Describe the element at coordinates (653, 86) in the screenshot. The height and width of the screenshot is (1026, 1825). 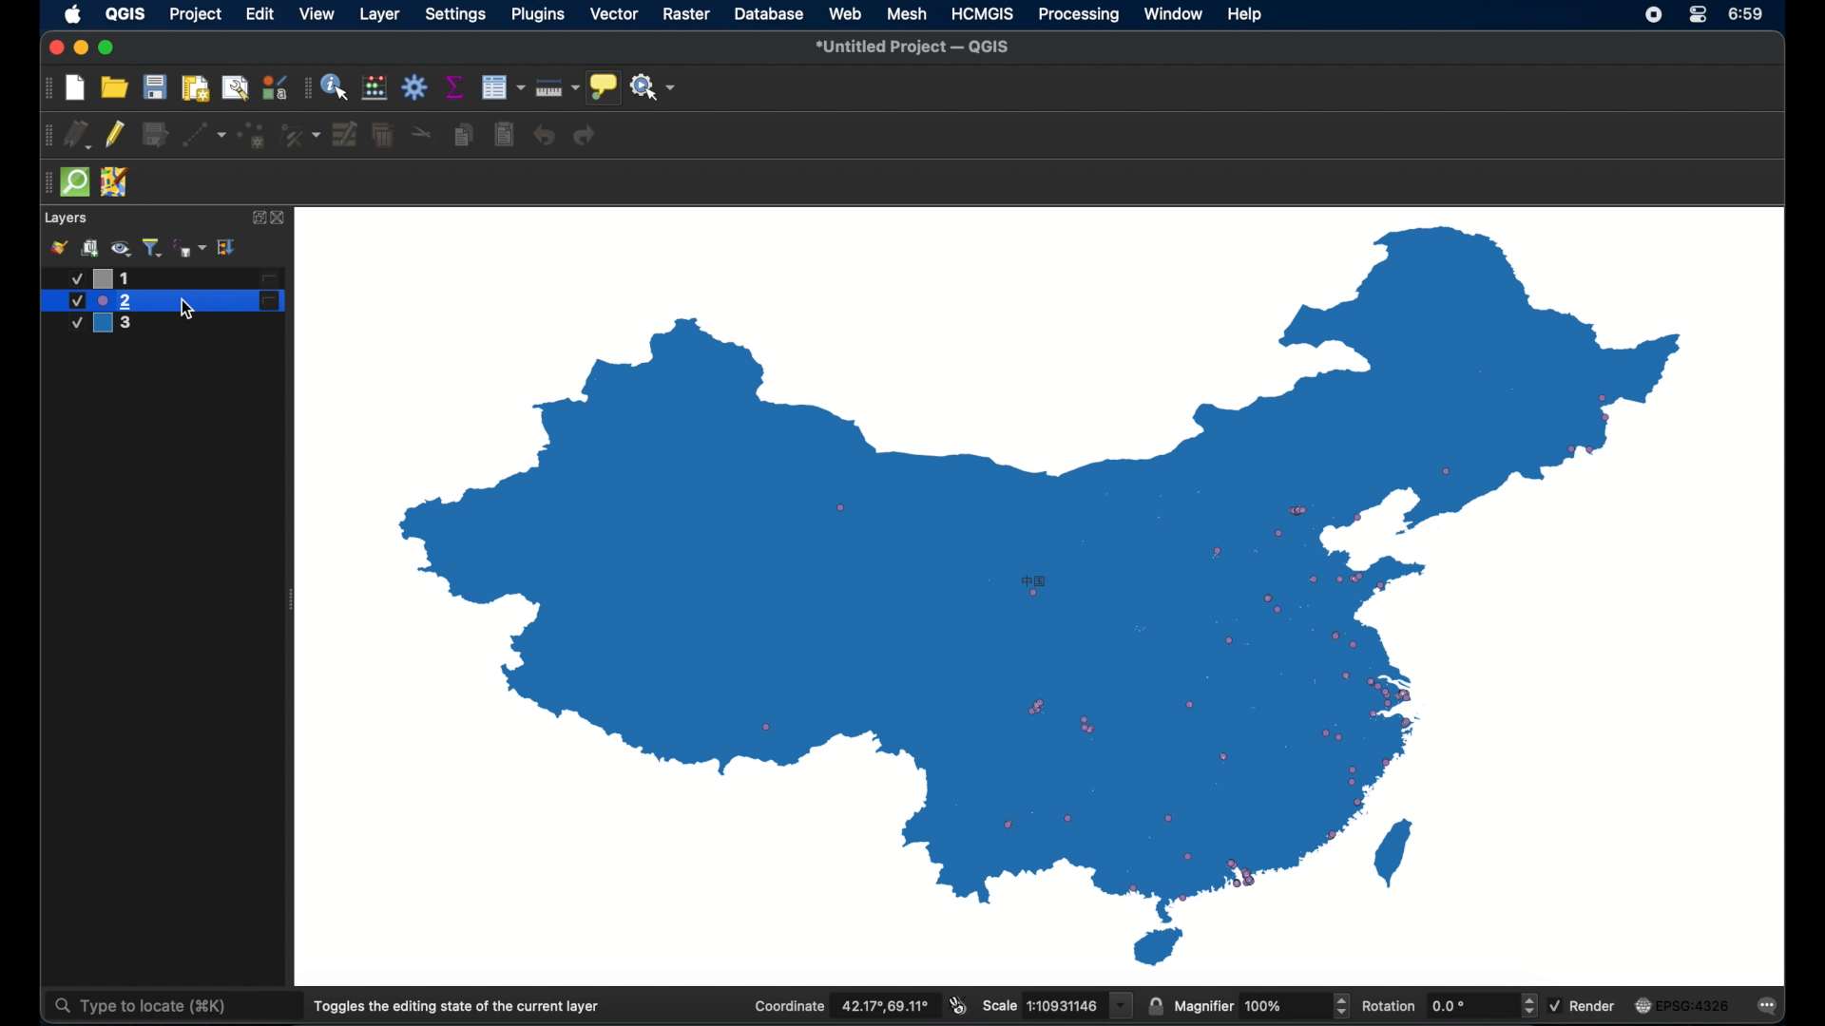
I see `no action selected` at that location.